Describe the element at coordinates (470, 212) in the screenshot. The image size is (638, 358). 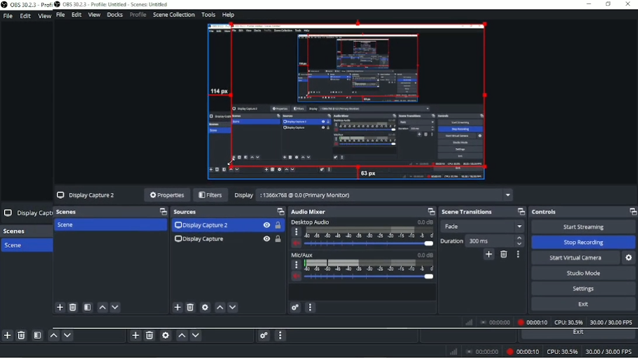
I see `Scene transitions` at that location.